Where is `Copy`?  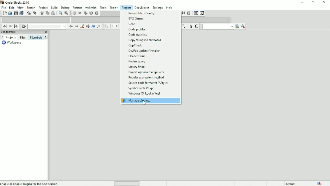
Copy is located at coordinates (47, 13).